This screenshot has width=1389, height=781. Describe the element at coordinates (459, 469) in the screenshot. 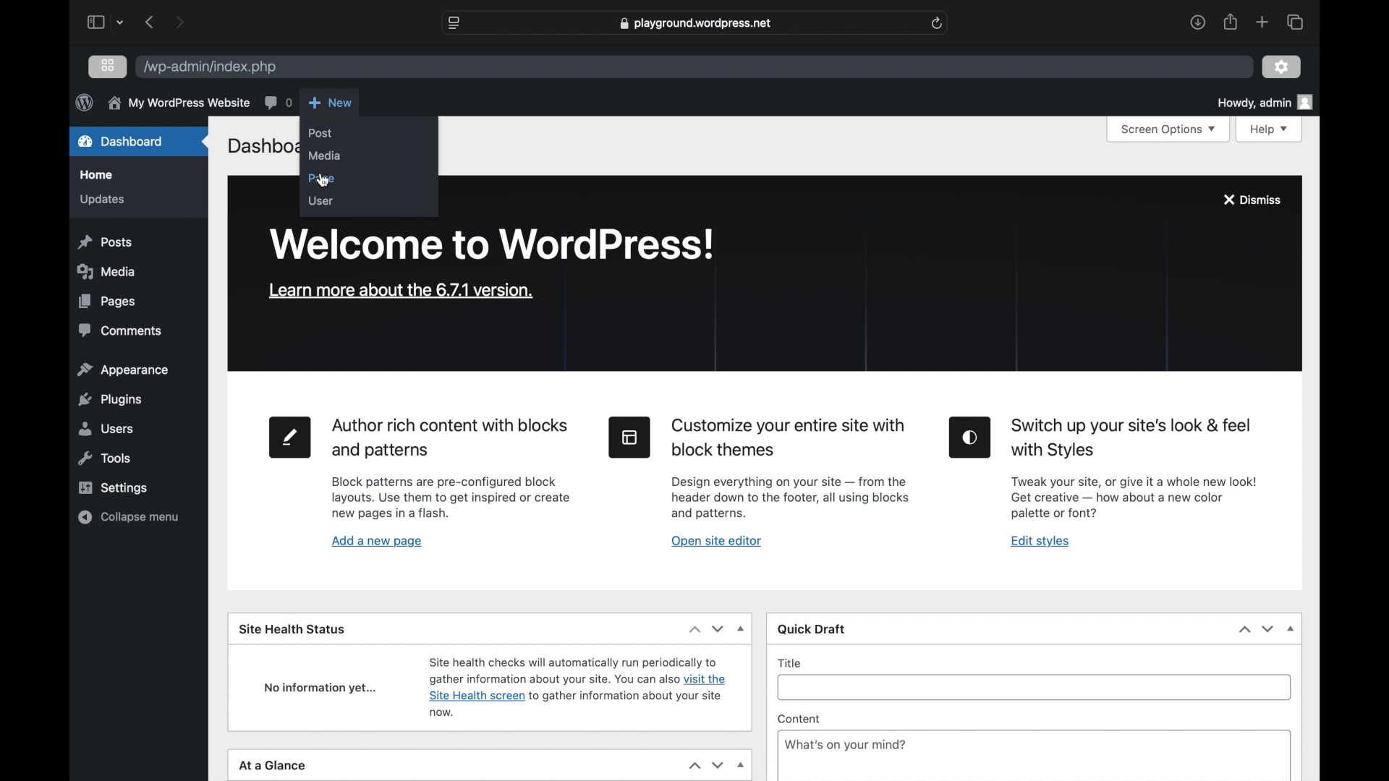

I see `Author rich content with blocks
and patterns

Block patterns are pre-configured block
layouts. Use them to get inspired or create
new pages in a flash.` at that location.